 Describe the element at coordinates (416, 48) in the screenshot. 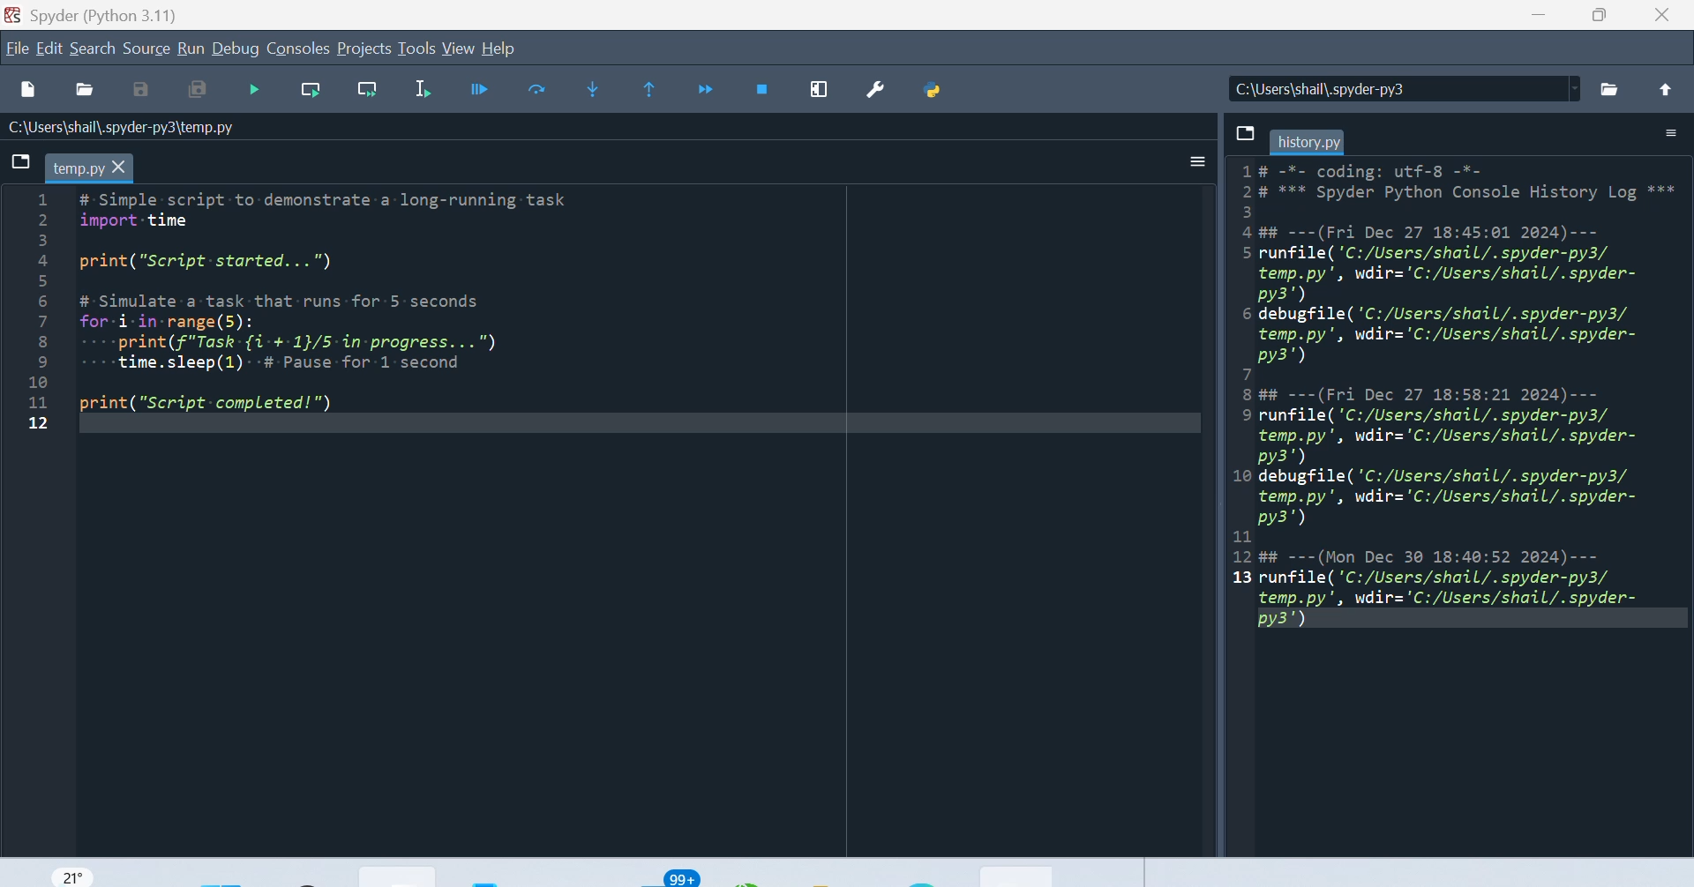

I see `Tools` at that location.